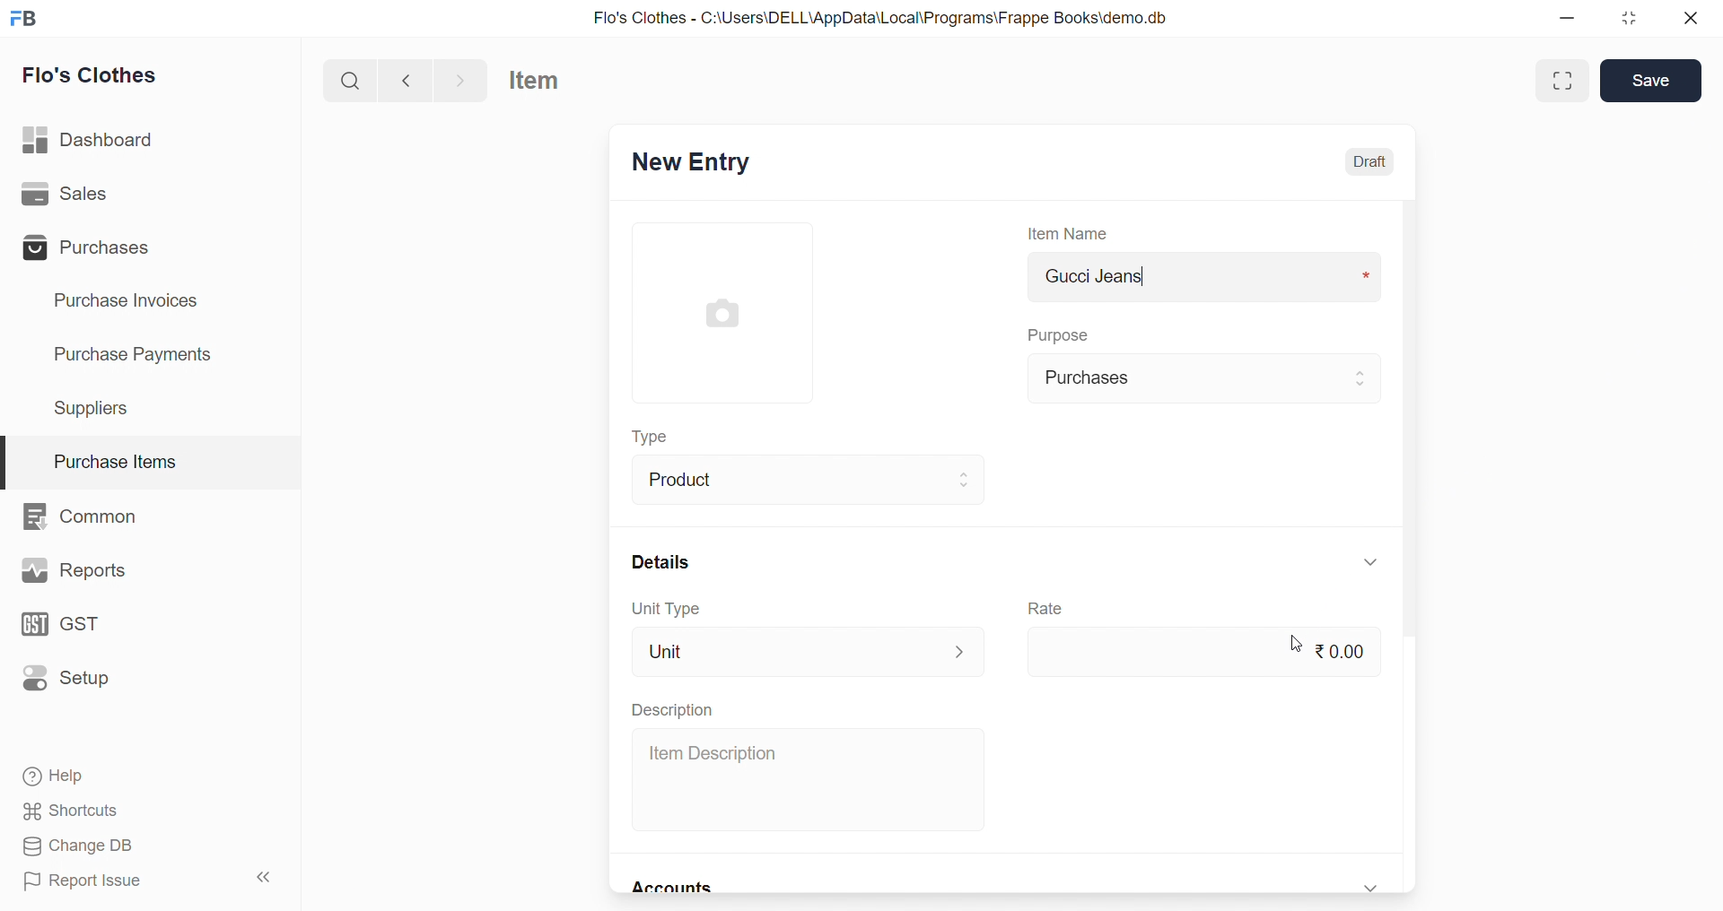 This screenshot has width=1723, height=911. I want to click on Product, so click(812, 478).